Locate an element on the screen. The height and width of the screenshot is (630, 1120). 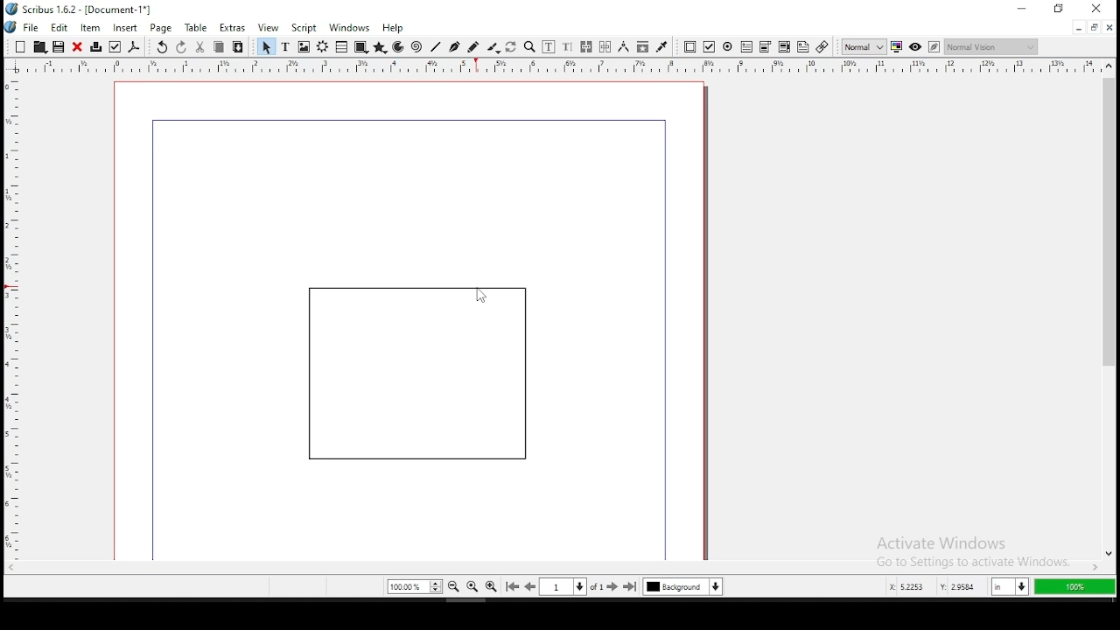
paste is located at coordinates (237, 47).